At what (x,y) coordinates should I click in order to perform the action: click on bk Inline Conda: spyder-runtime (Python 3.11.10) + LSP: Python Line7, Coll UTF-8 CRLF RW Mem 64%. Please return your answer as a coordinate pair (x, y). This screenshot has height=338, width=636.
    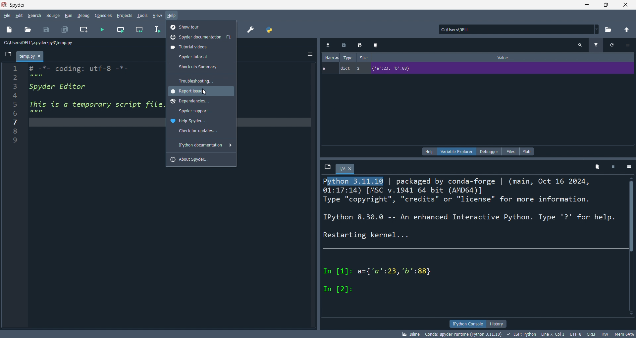
    Looking at the image, I should click on (515, 334).